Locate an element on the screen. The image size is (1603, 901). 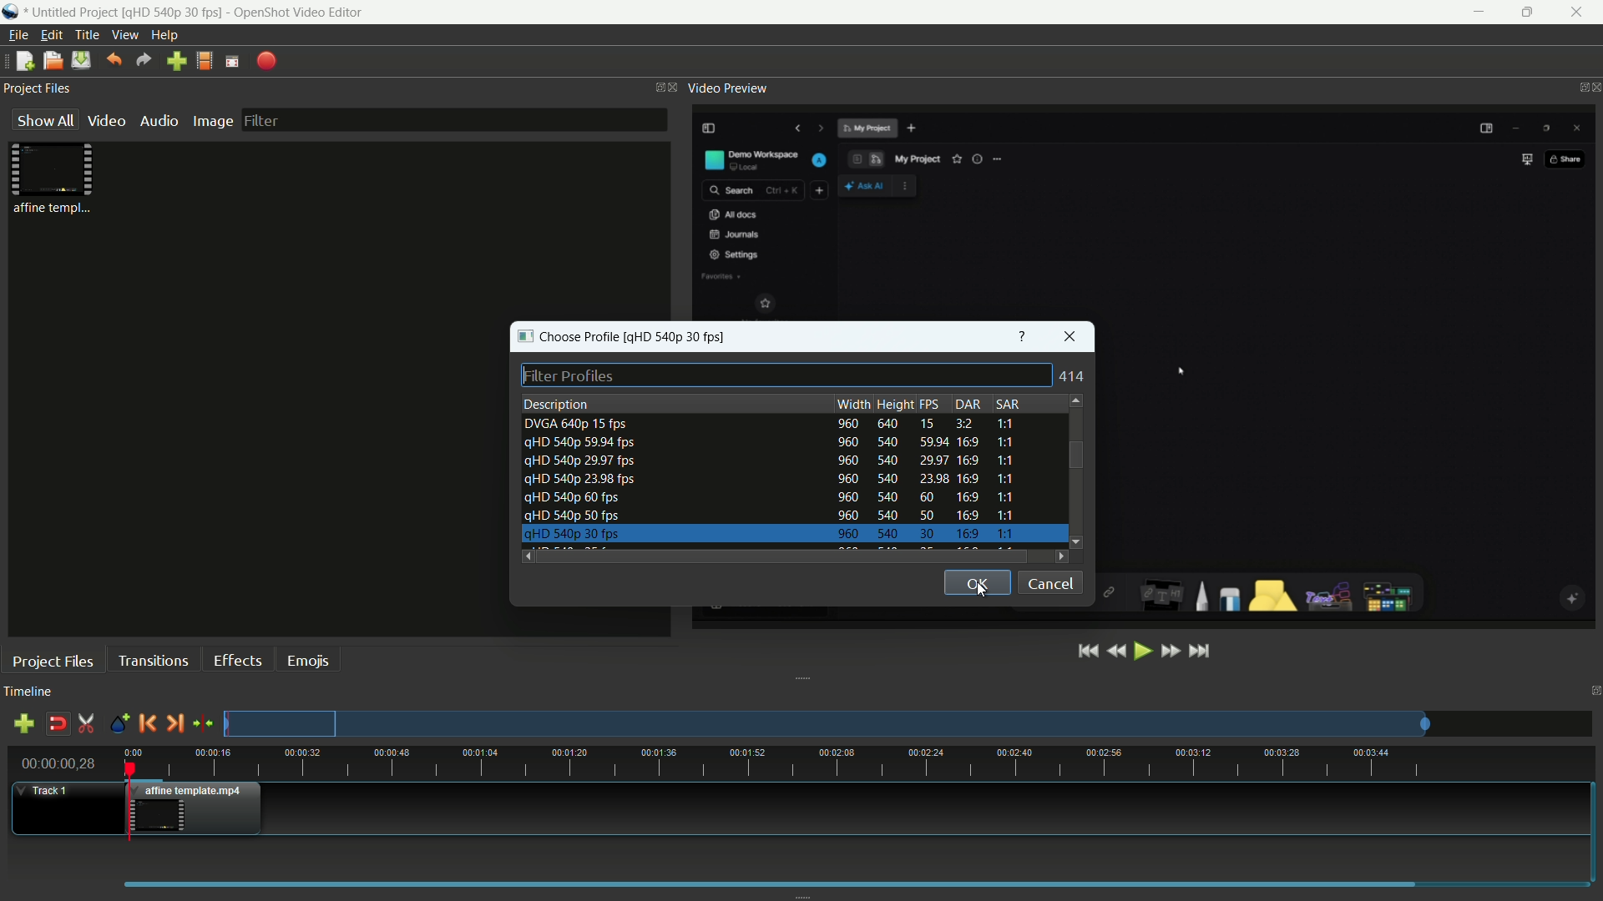
project files is located at coordinates (53, 661).